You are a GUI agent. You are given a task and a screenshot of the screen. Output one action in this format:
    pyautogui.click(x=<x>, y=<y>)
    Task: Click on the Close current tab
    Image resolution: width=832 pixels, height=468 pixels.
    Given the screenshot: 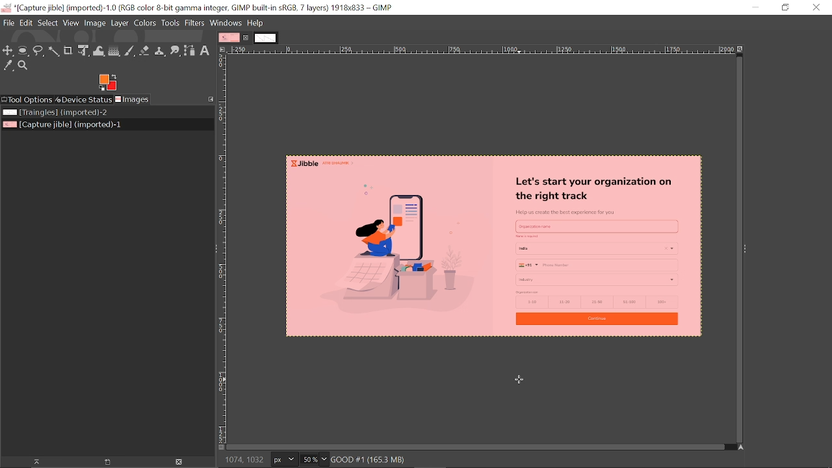 What is the action you would take?
    pyautogui.click(x=248, y=38)
    